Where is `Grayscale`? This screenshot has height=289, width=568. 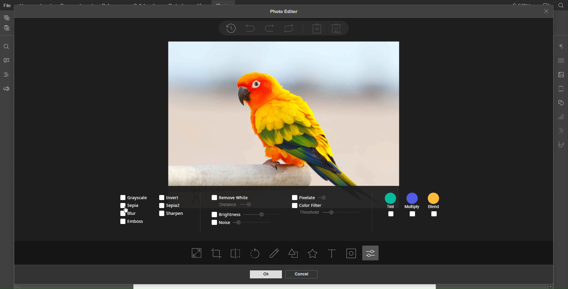
Grayscale is located at coordinates (132, 197).